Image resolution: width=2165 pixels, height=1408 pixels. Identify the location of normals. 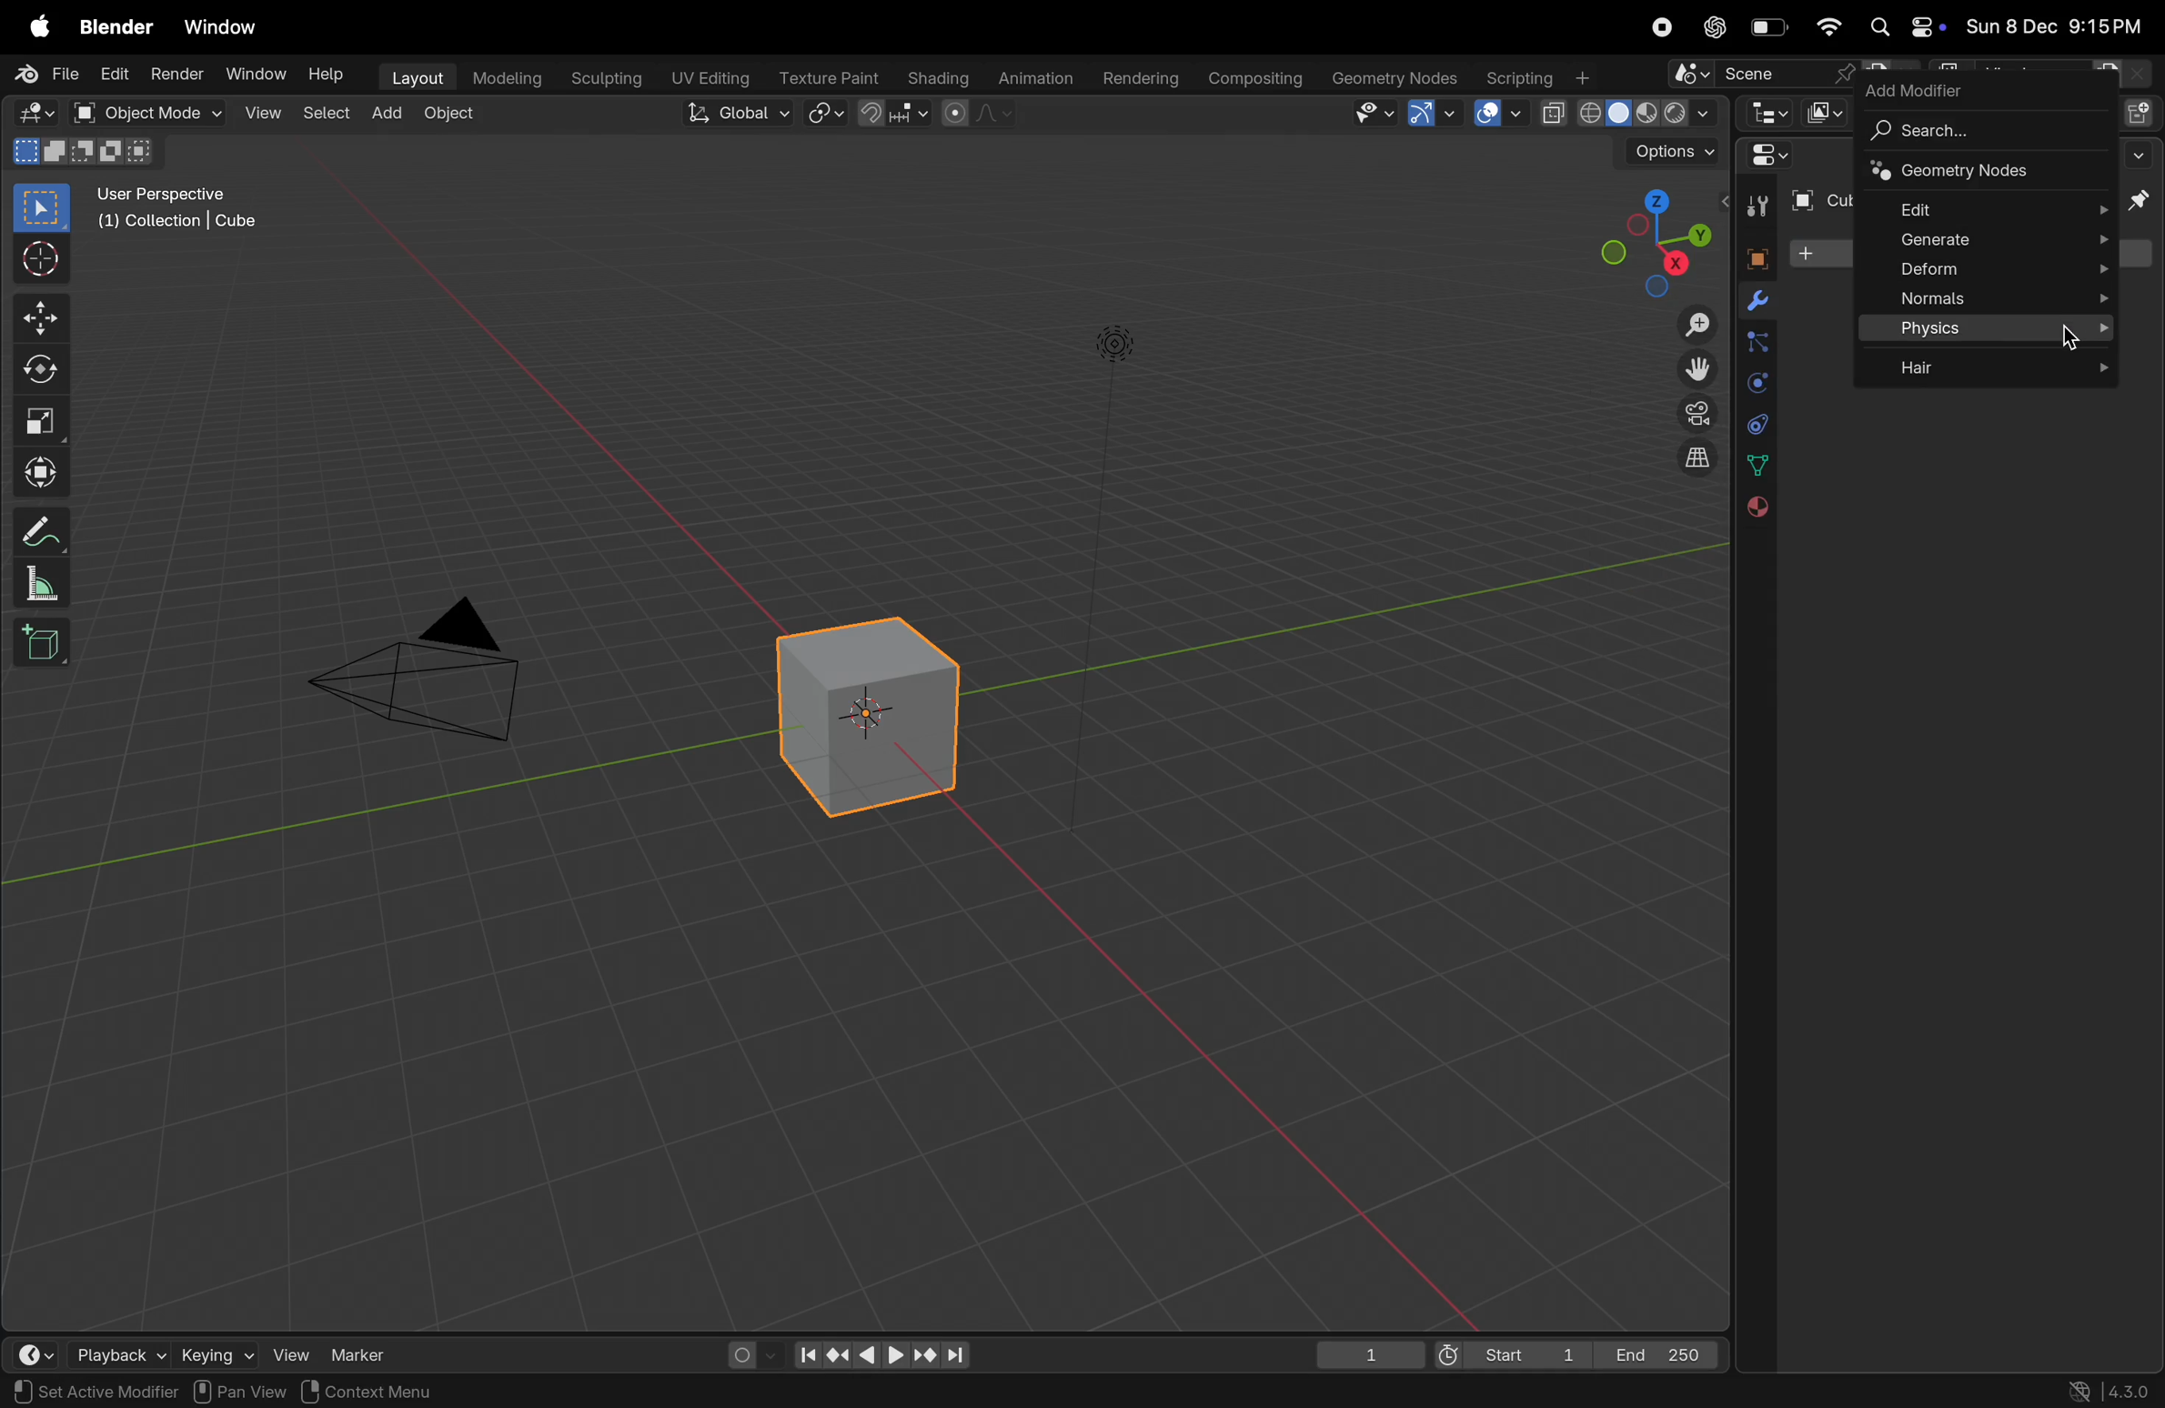
(1989, 300).